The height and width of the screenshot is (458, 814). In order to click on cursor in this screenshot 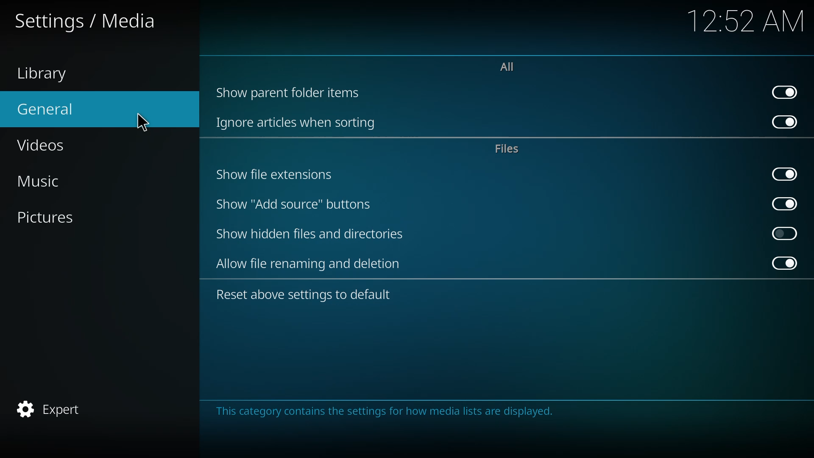, I will do `click(138, 123)`.